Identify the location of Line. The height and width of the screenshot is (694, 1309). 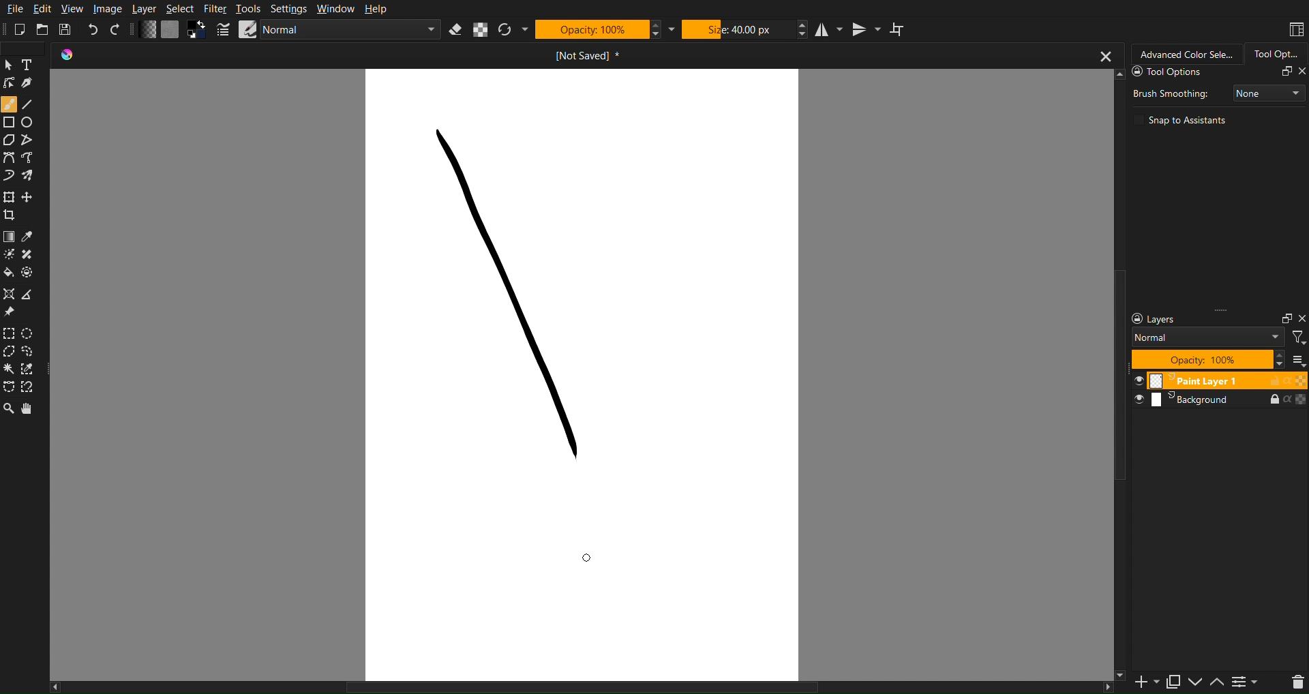
(33, 104).